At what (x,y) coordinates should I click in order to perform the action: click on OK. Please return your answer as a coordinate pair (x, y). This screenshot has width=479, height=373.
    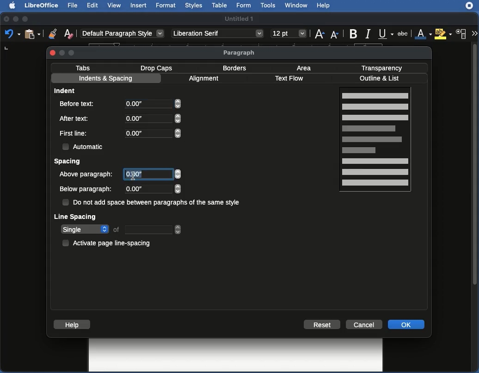
    Looking at the image, I should click on (407, 324).